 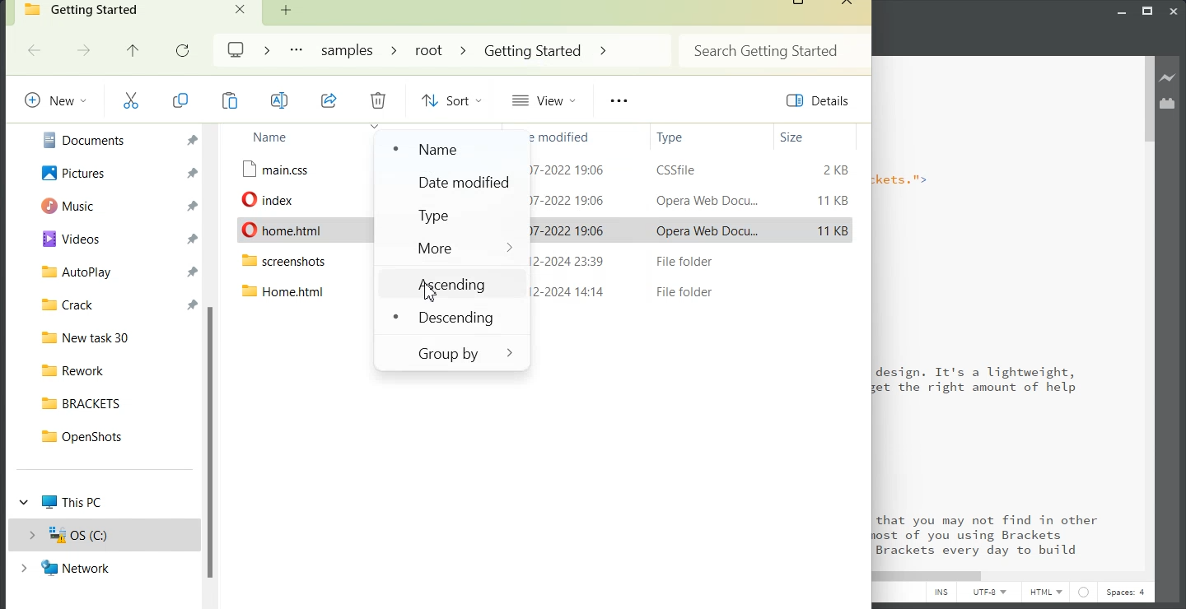 I want to click on Opera Web Document, so click(x=705, y=199).